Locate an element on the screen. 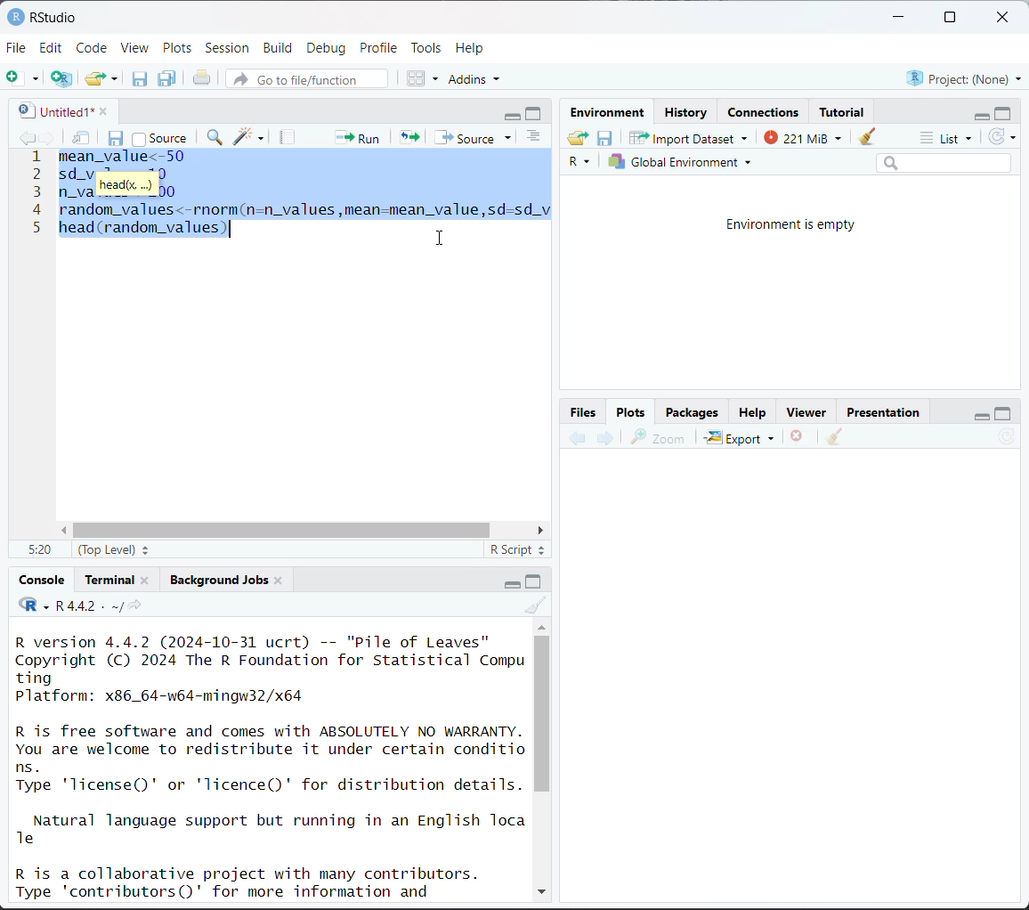 The width and height of the screenshot is (1029, 910). R version 4.4.2 (2024-10-31 ucrt) -- "Pile of Leaves"

Copyright (C) 2024 The R Foundation for Statistical Compu

ting

Platform: x86_64-w64-mingw32/x64

R is free software and comes with ABSOLUTELY NO WARRANTY.

You are welcome to redistribute it under certain conditio

ns.

Type 'license()' or 'licence()' for distribution details.
Natural language support but running in an English Toca

Te

R is a collaborative project with many contributors.

Type 'contributors()' for more information and is located at coordinates (271, 765).